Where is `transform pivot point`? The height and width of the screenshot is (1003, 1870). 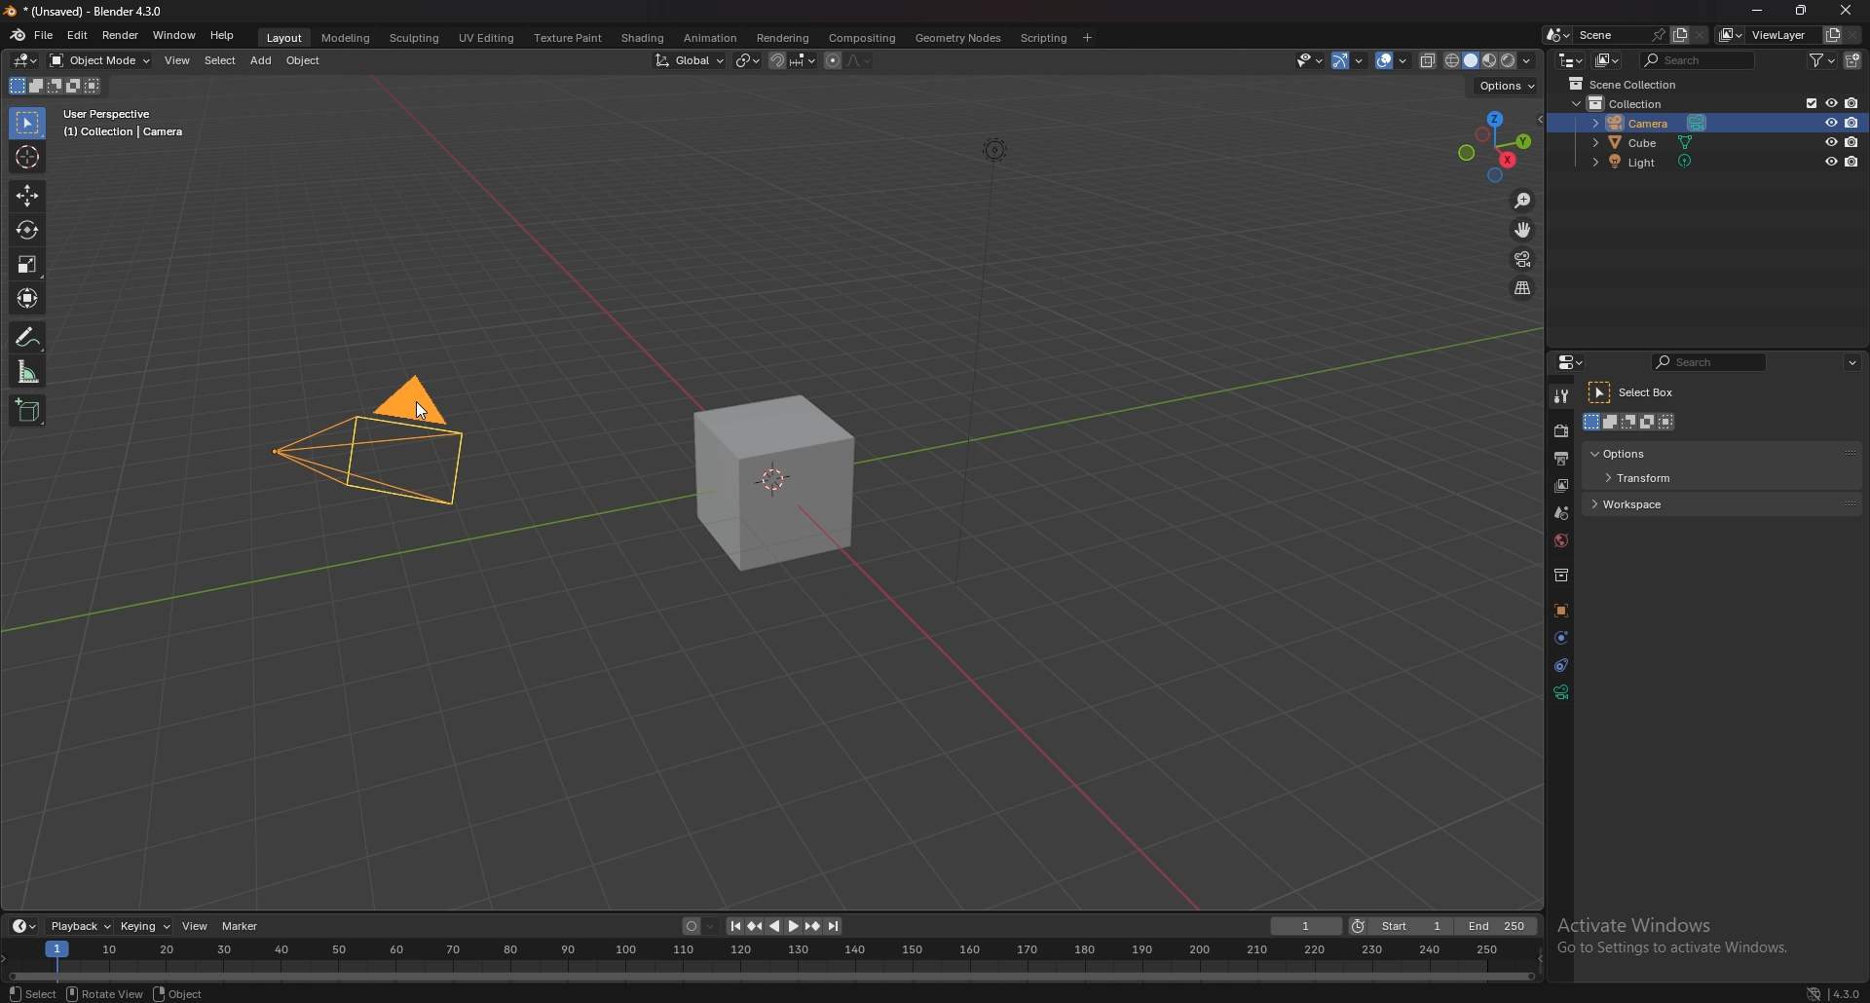 transform pivot point is located at coordinates (746, 60).